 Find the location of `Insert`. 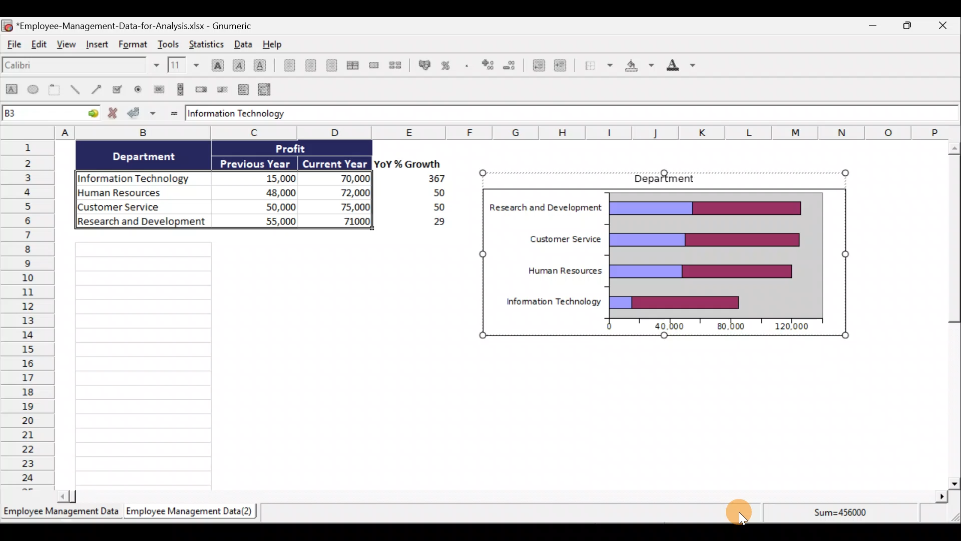

Insert is located at coordinates (98, 48).